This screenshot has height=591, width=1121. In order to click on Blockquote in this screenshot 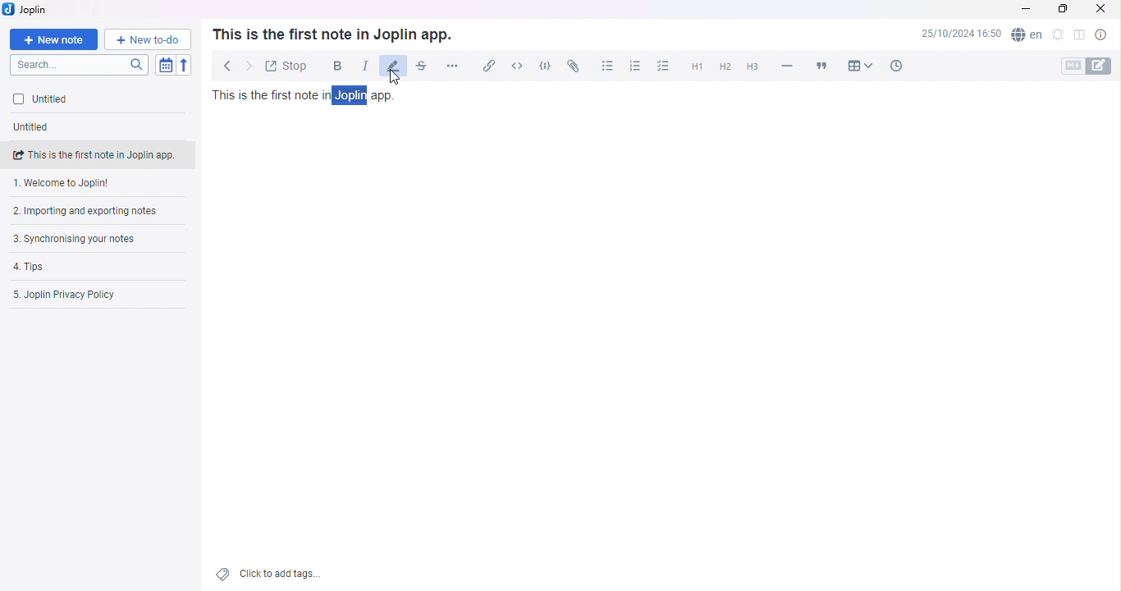, I will do `click(824, 64)`.